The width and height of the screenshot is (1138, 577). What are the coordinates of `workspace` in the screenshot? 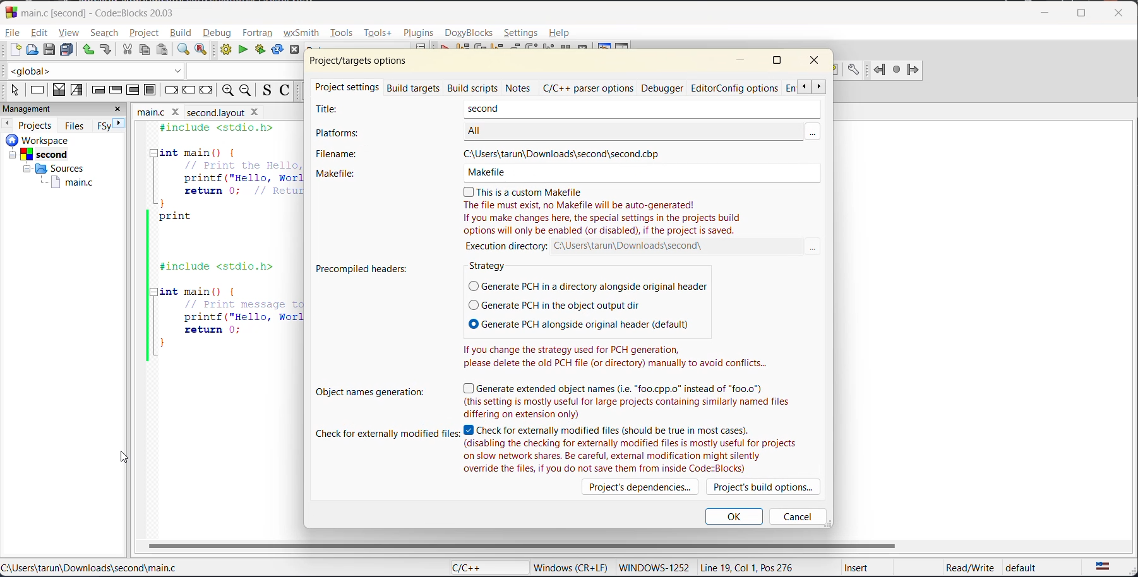 It's located at (51, 167).